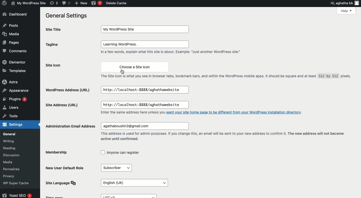 The width and height of the screenshot is (361, 198). I want to click on want your site home page to be different from your WordPress installation directory., so click(236, 112).